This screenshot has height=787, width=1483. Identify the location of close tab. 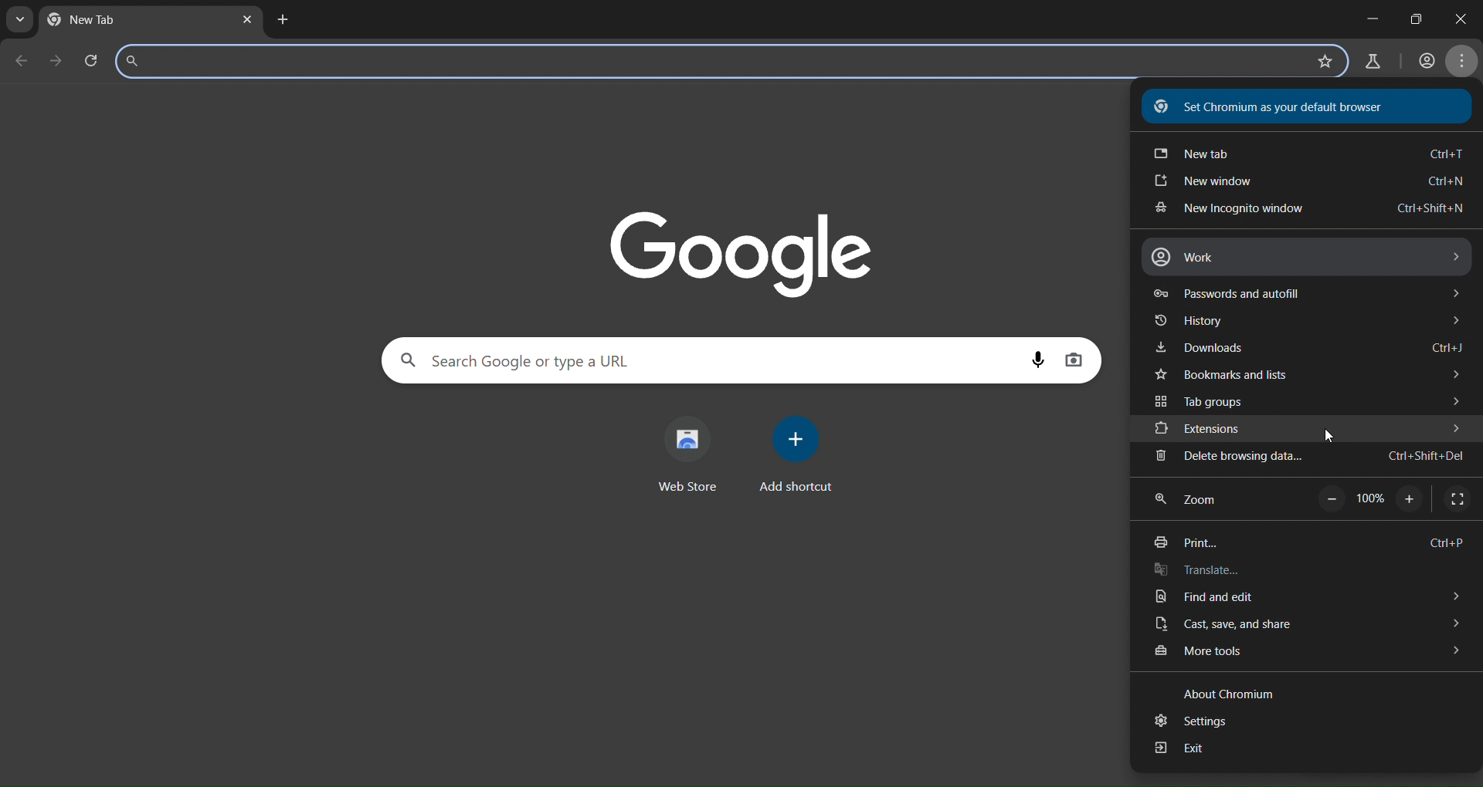
(247, 19).